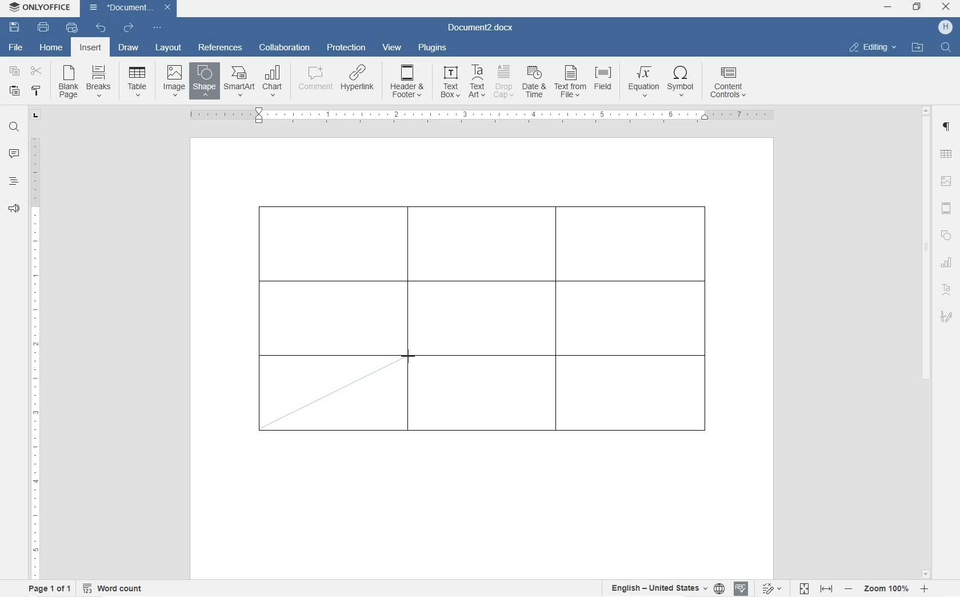  I want to click on feedback & support, so click(14, 210).